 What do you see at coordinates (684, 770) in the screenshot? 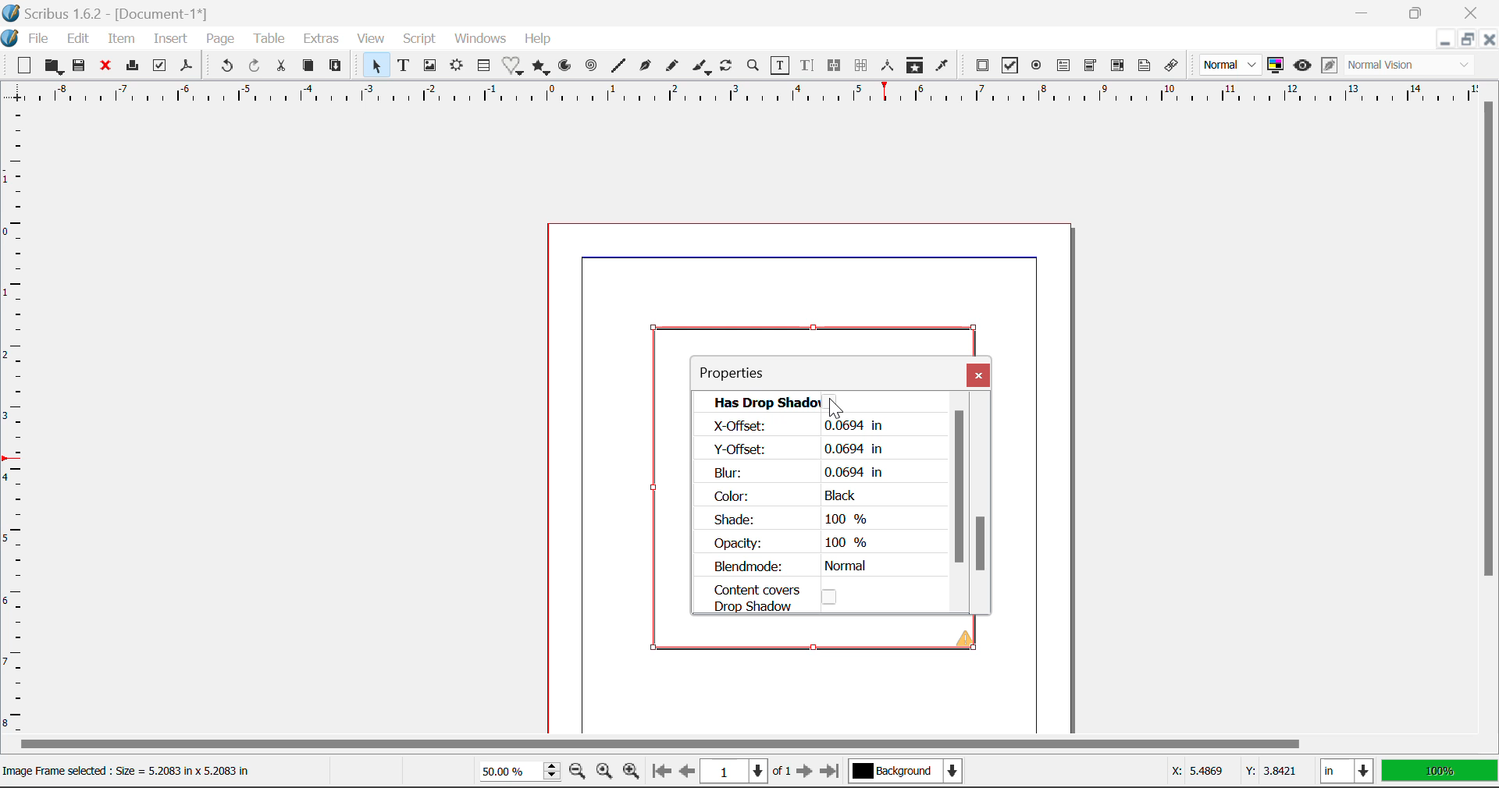
I see `Previous page` at bounding box center [684, 770].